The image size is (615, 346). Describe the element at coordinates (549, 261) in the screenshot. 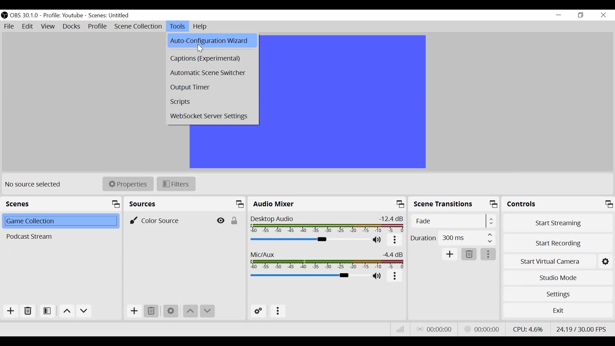

I see `Start Virtual Camera` at that location.